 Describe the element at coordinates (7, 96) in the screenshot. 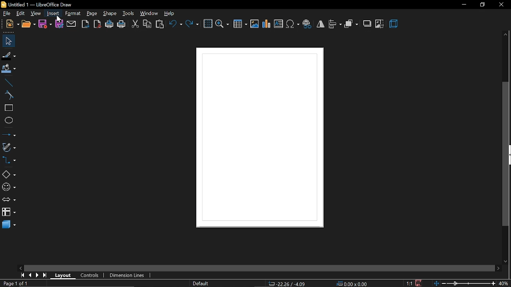

I see `curve` at that location.